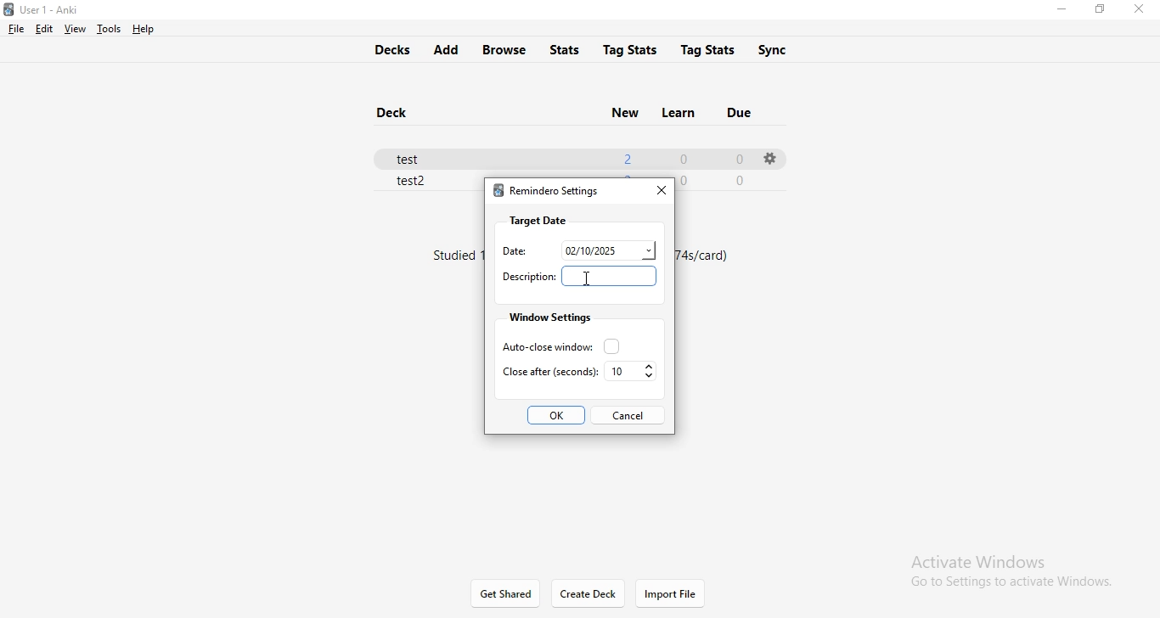 The height and width of the screenshot is (618, 1160). What do you see at coordinates (1099, 9) in the screenshot?
I see `restore` at bounding box center [1099, 9].